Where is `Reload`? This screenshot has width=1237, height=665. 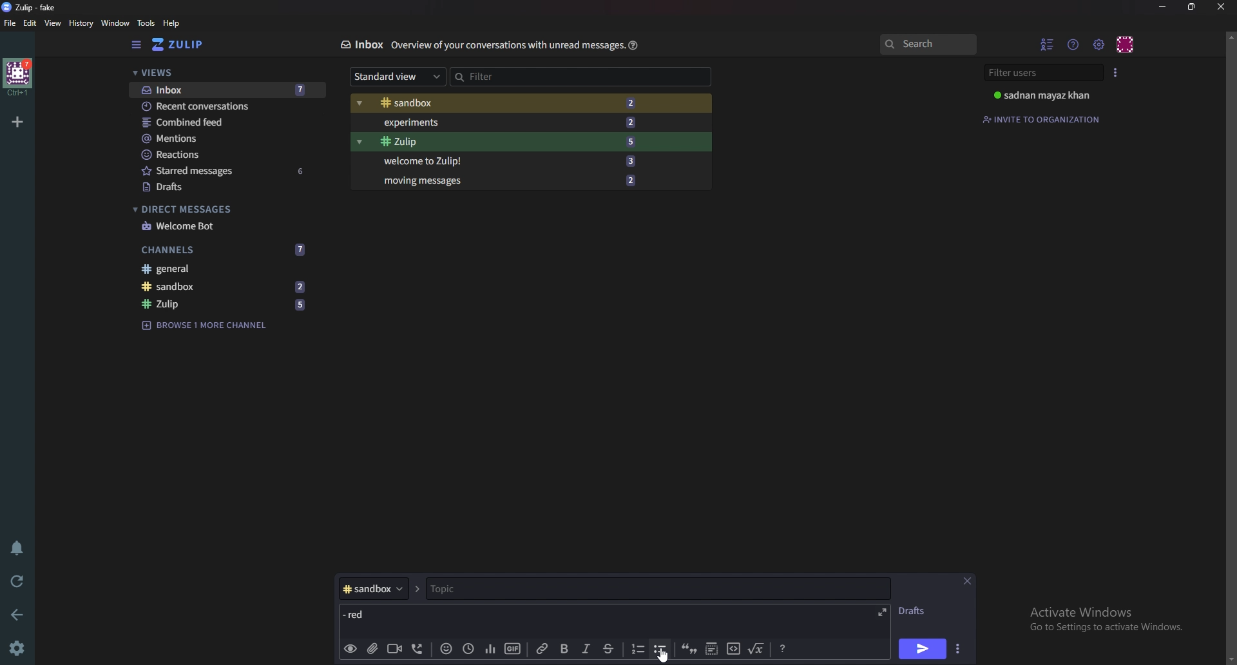
Reload is located at coordinates (17, 582).